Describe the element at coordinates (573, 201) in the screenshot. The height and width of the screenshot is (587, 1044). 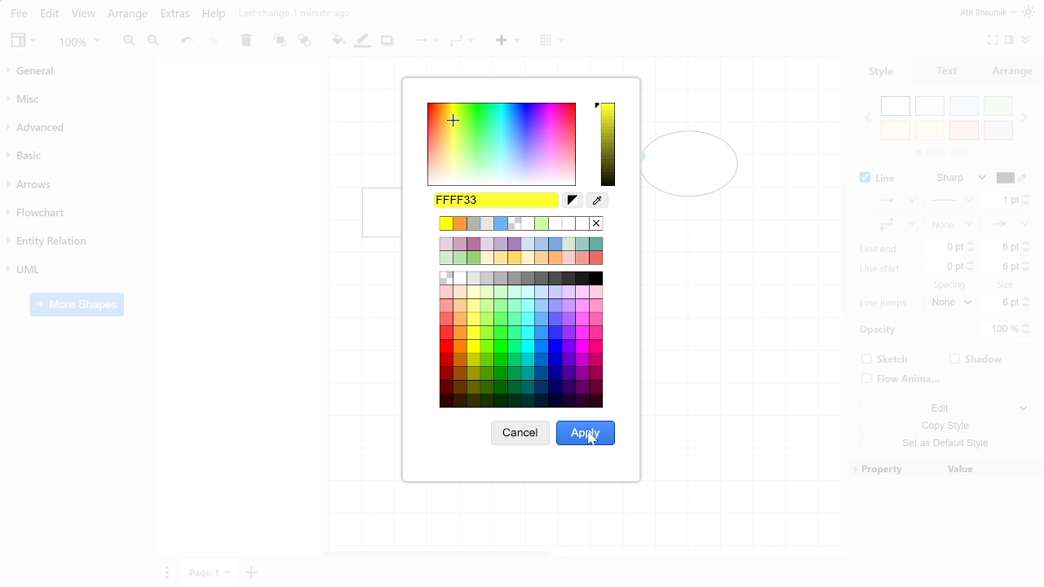
I see `Reset` at that location.